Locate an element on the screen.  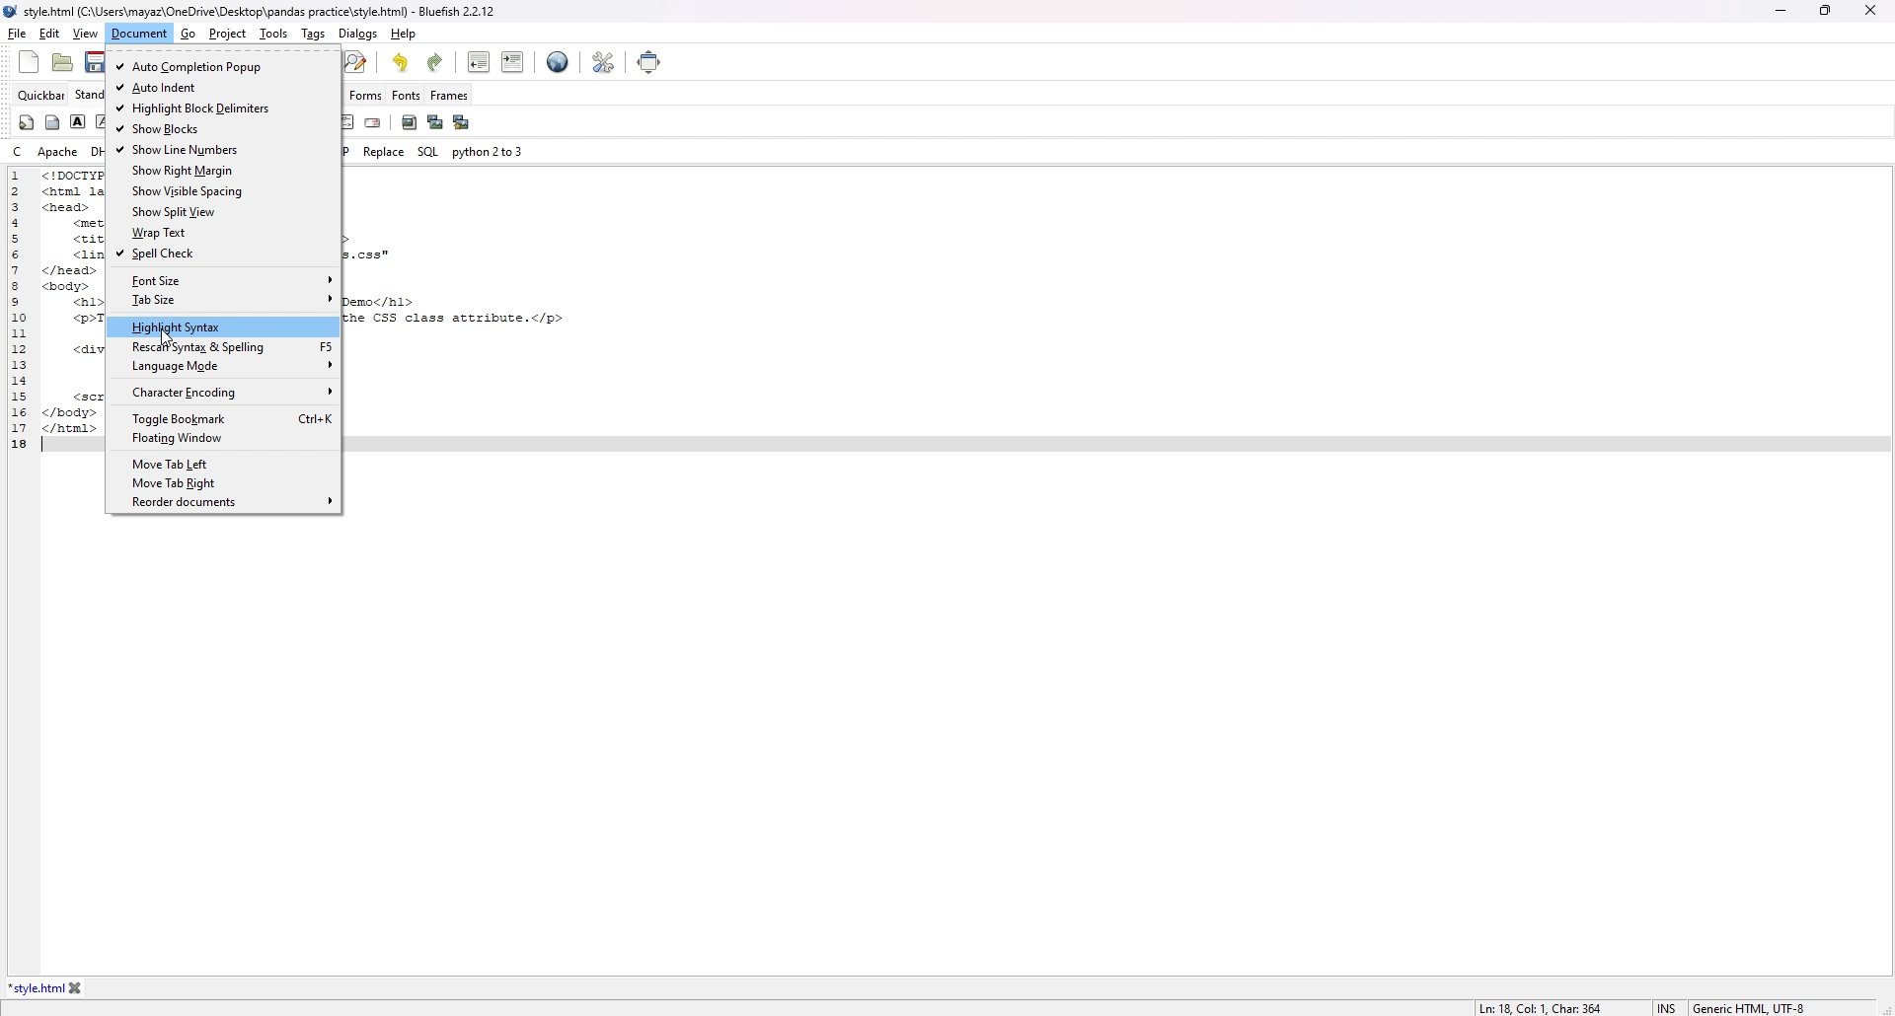
edit is located at coordinates (49, 34).